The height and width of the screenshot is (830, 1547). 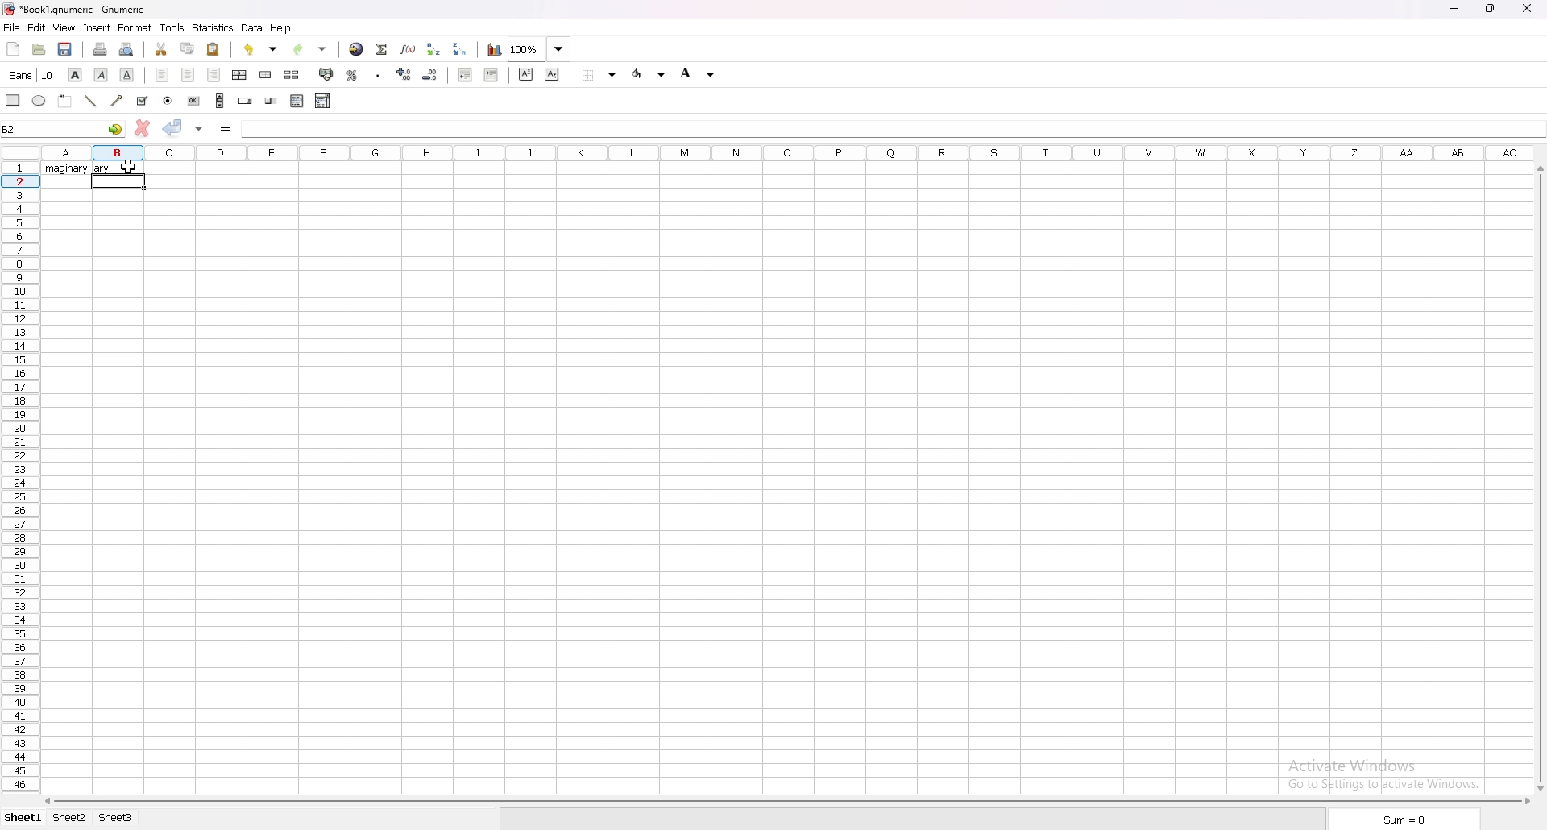 What do you see at coordinates (119, 151) in the screenshot?
I see `selected cell column` at bounding box center [119, 151].